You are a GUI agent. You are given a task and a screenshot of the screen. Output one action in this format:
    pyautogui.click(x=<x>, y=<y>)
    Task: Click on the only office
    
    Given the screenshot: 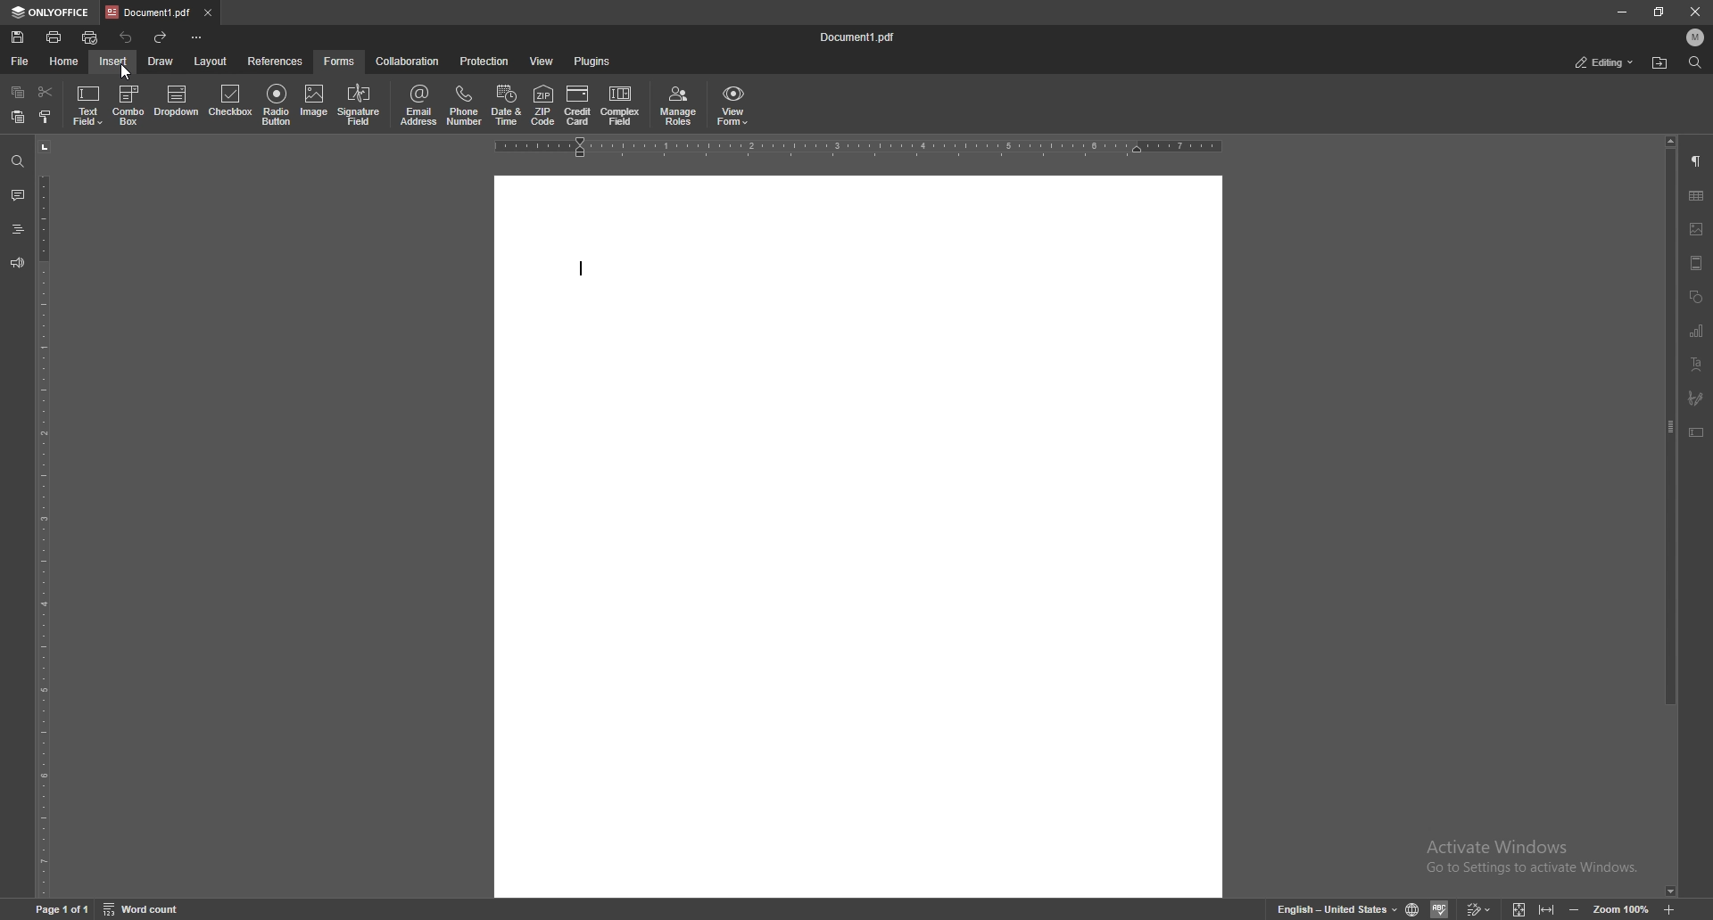 What is the action you would take?
    pyautogui.click(x=53, y=12)
    